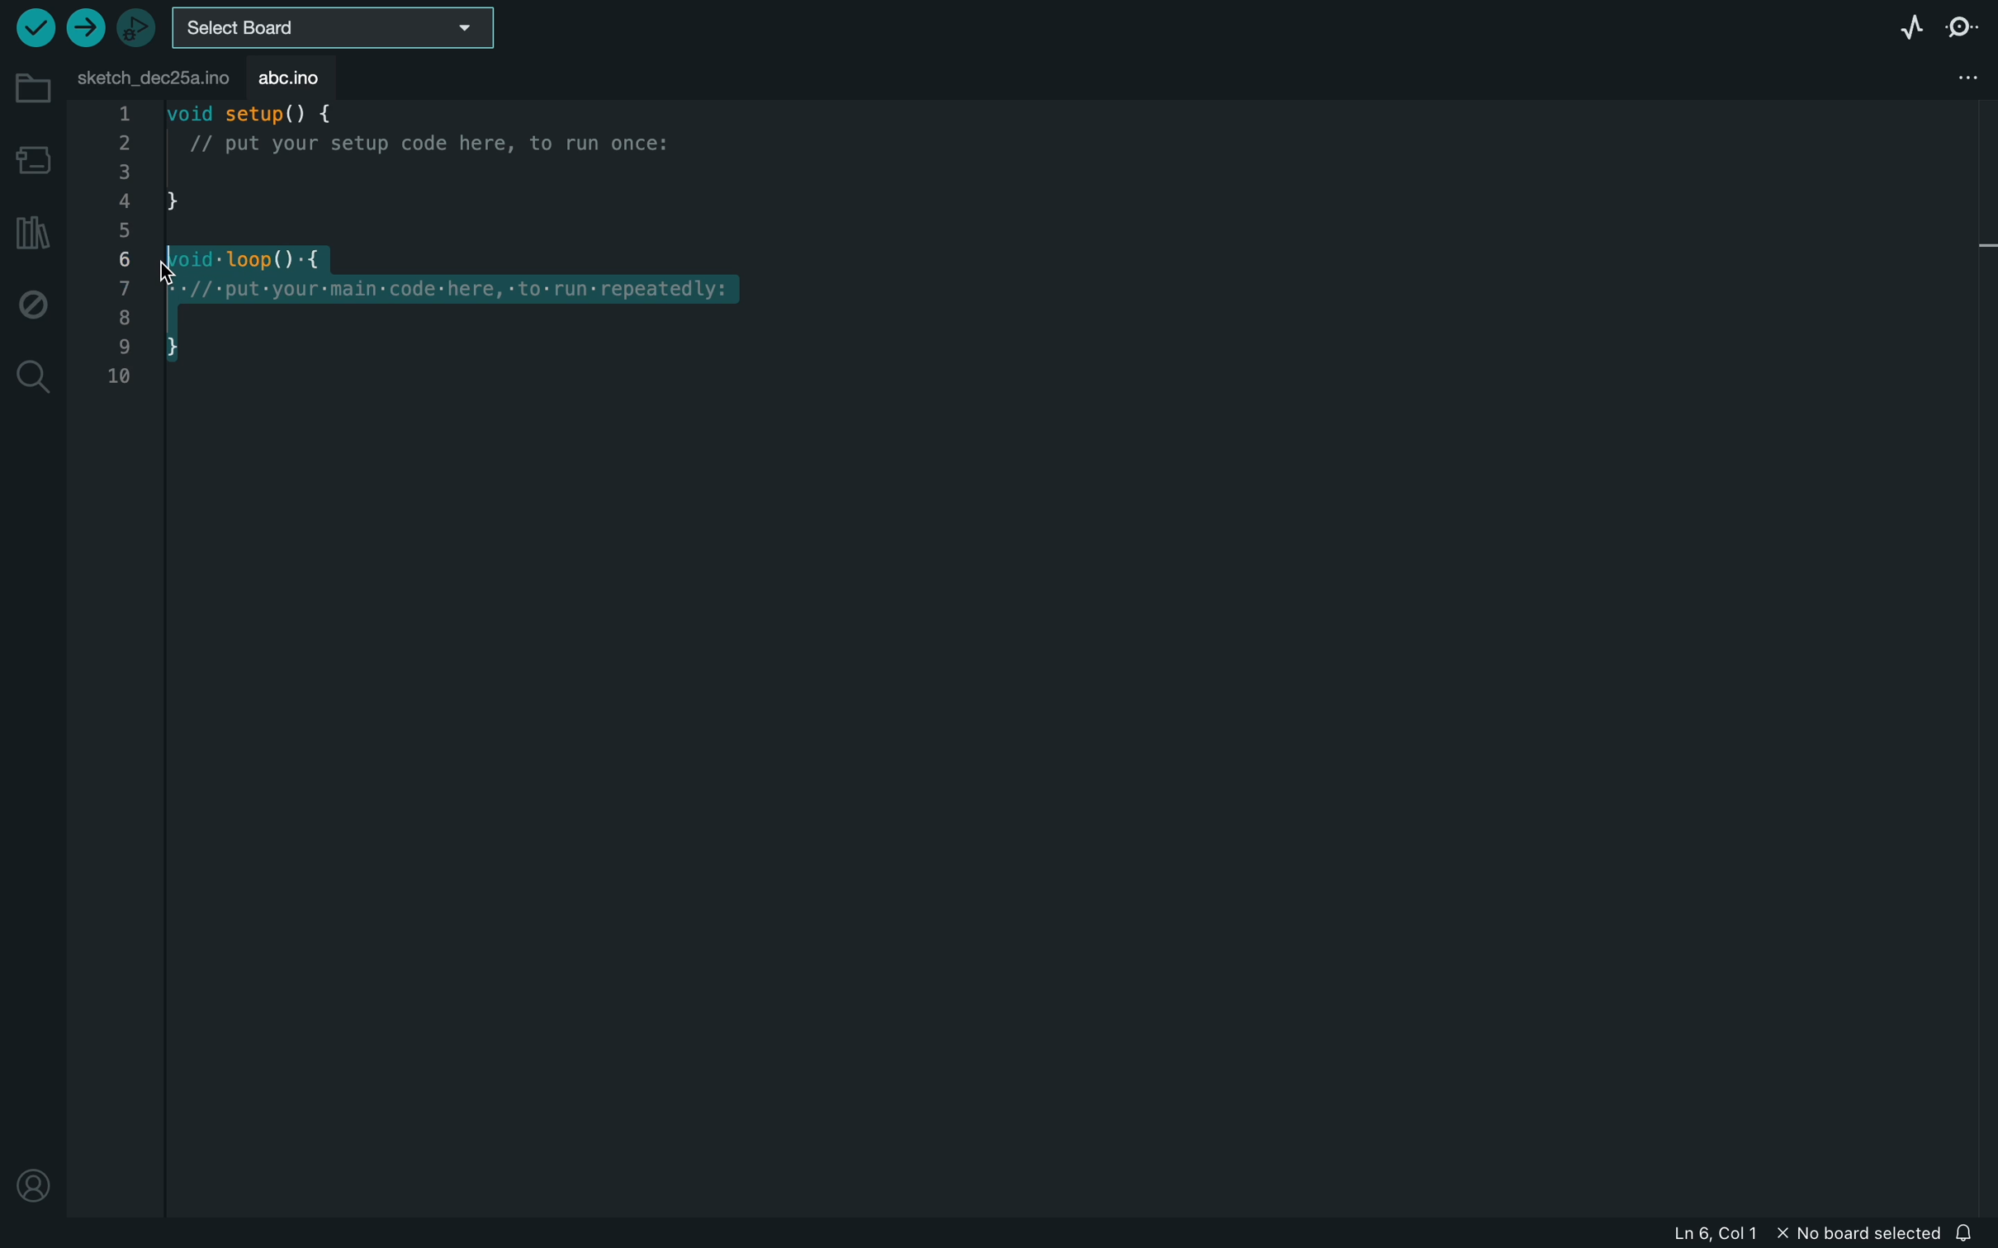  Describe the element at coordinates (149, 76) in the screenshot. I see `file  tab ` at that location.